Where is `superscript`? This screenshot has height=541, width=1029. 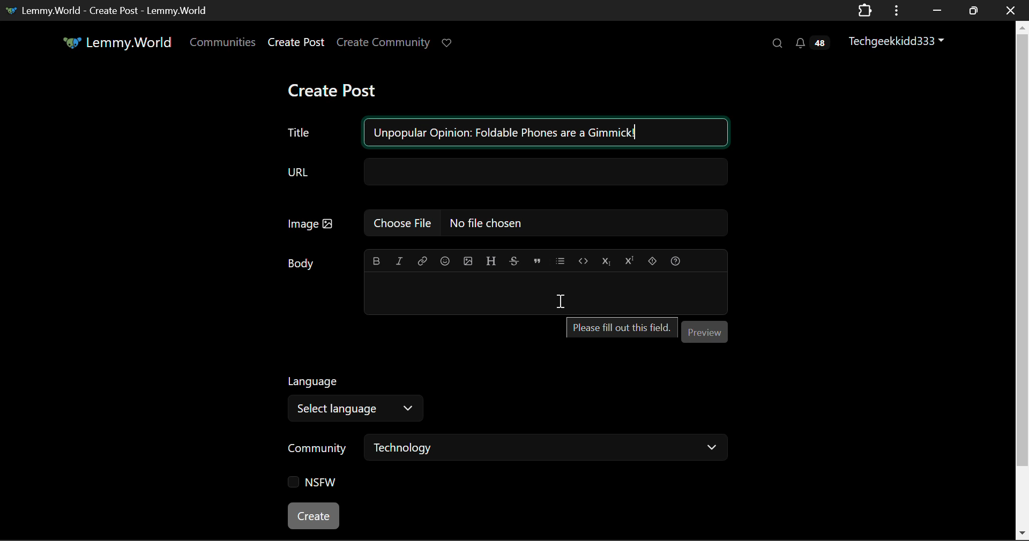 superscript is located at coordinates (628, 259).